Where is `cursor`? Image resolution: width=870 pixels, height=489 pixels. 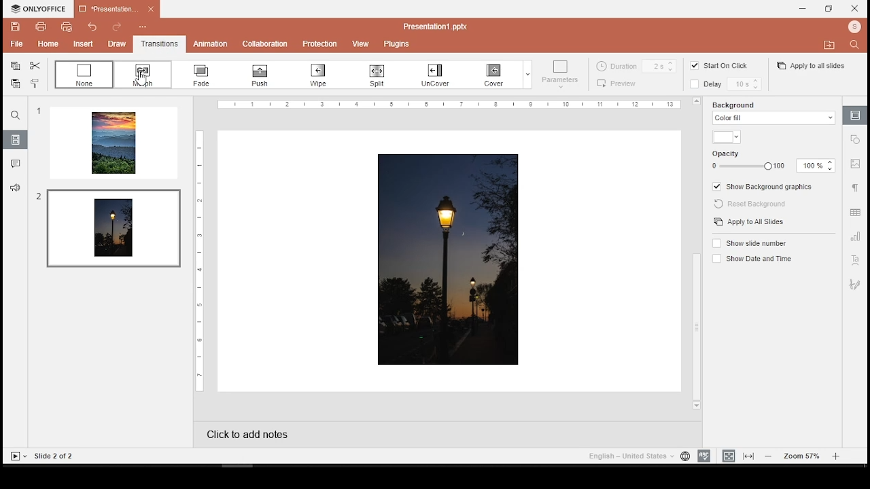
cursor is located at coordinates (141, 79).